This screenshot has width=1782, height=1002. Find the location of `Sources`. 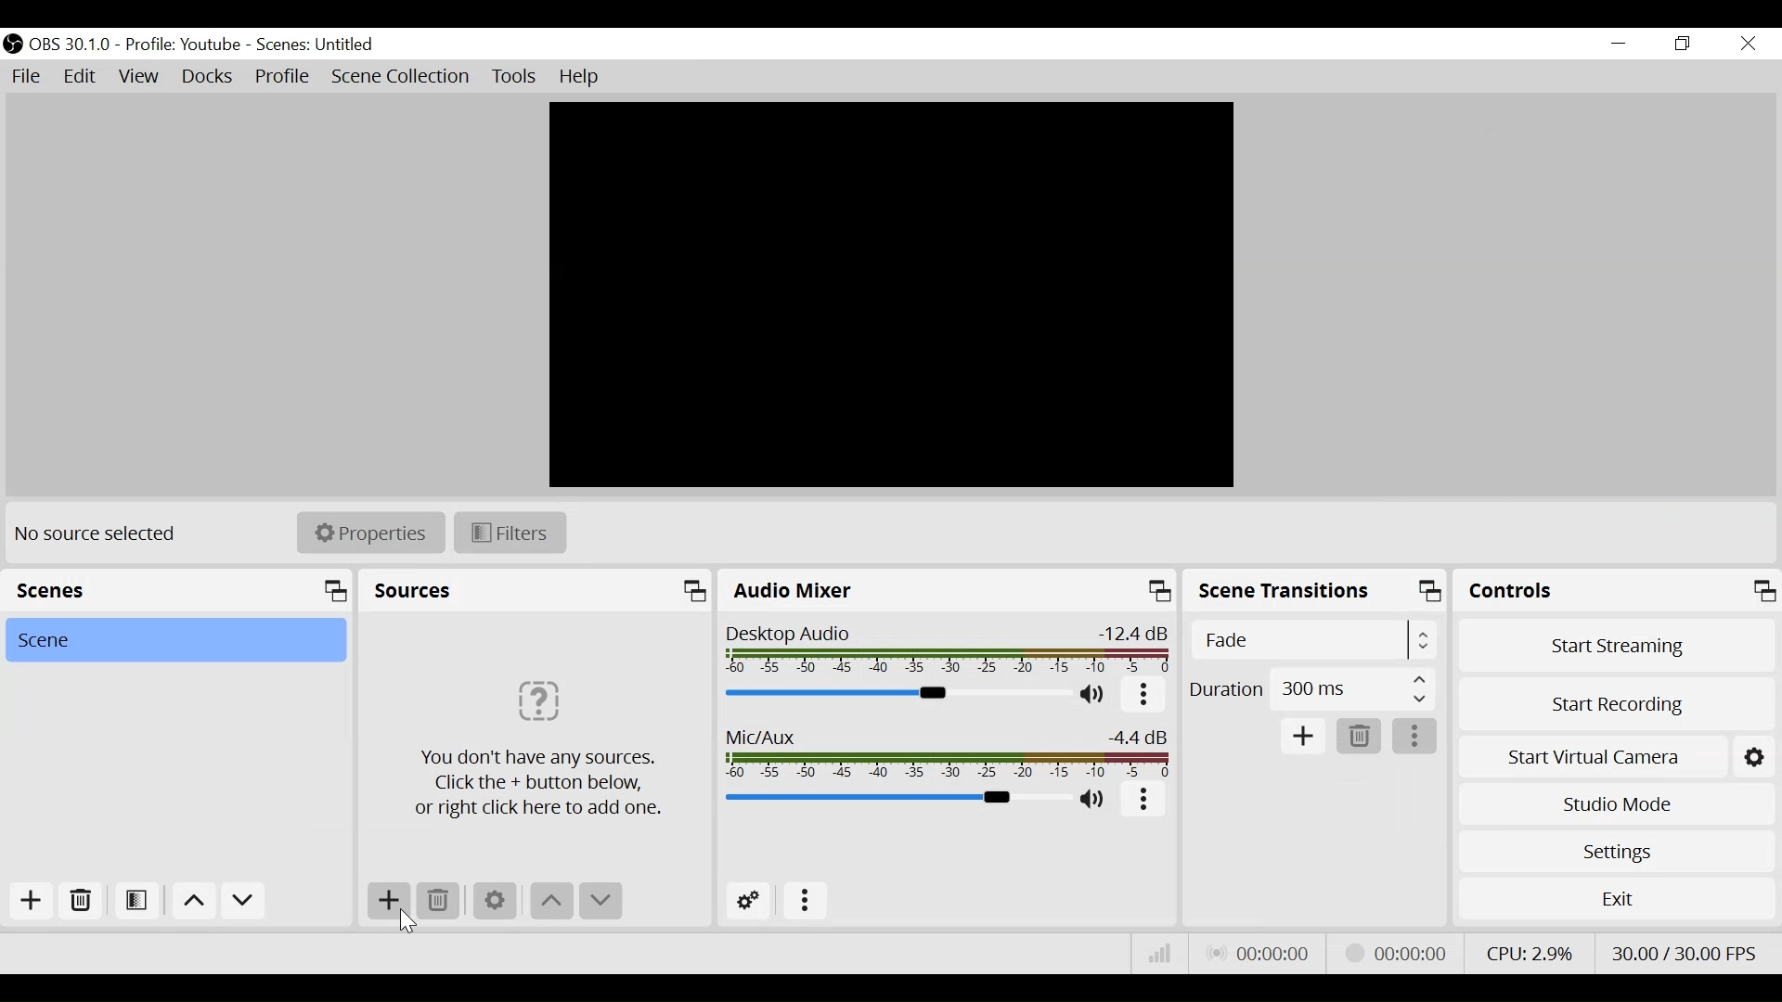

Sources is located at coordinates (536, 593).